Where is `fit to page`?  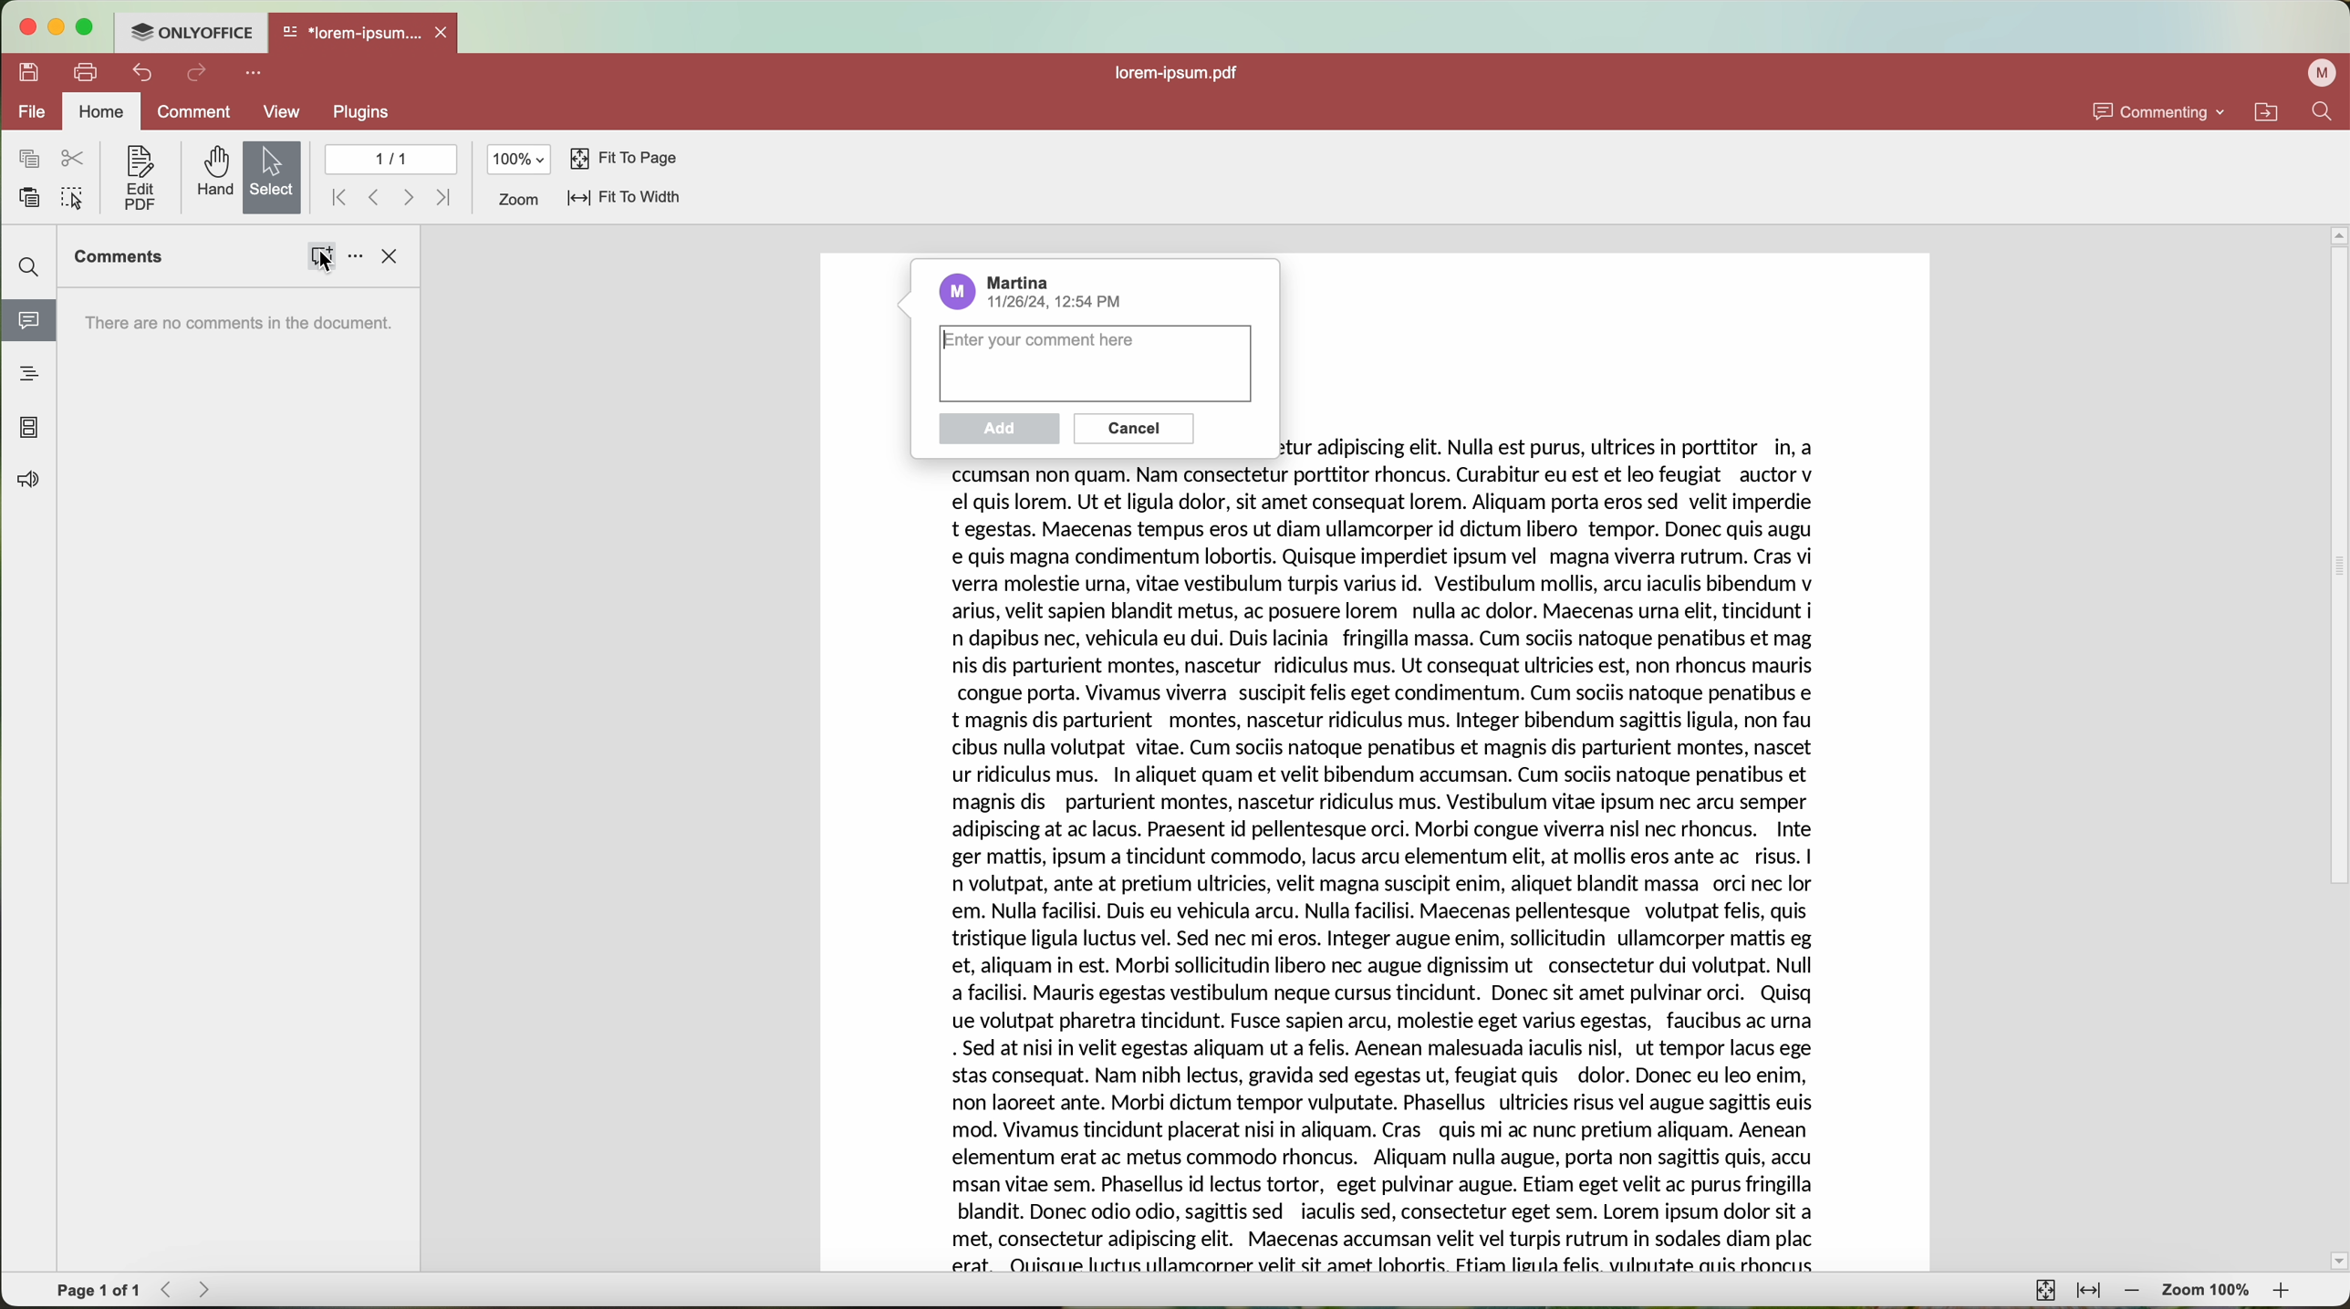 fit to page is located at coordinates (624, 161).